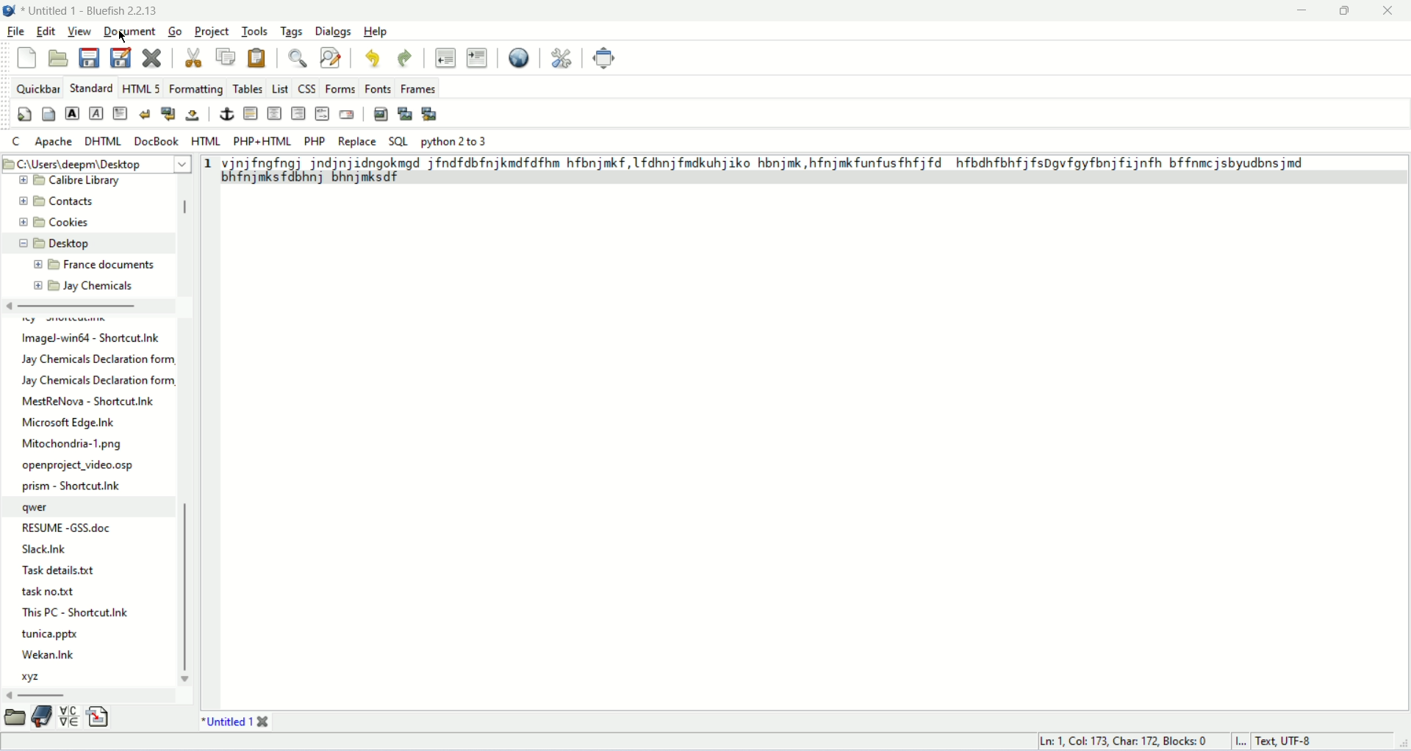 This screenshot has height=751, width=1411. Describe the element at coordinates (154, 57) in the screenshot. I see `close` at that location.